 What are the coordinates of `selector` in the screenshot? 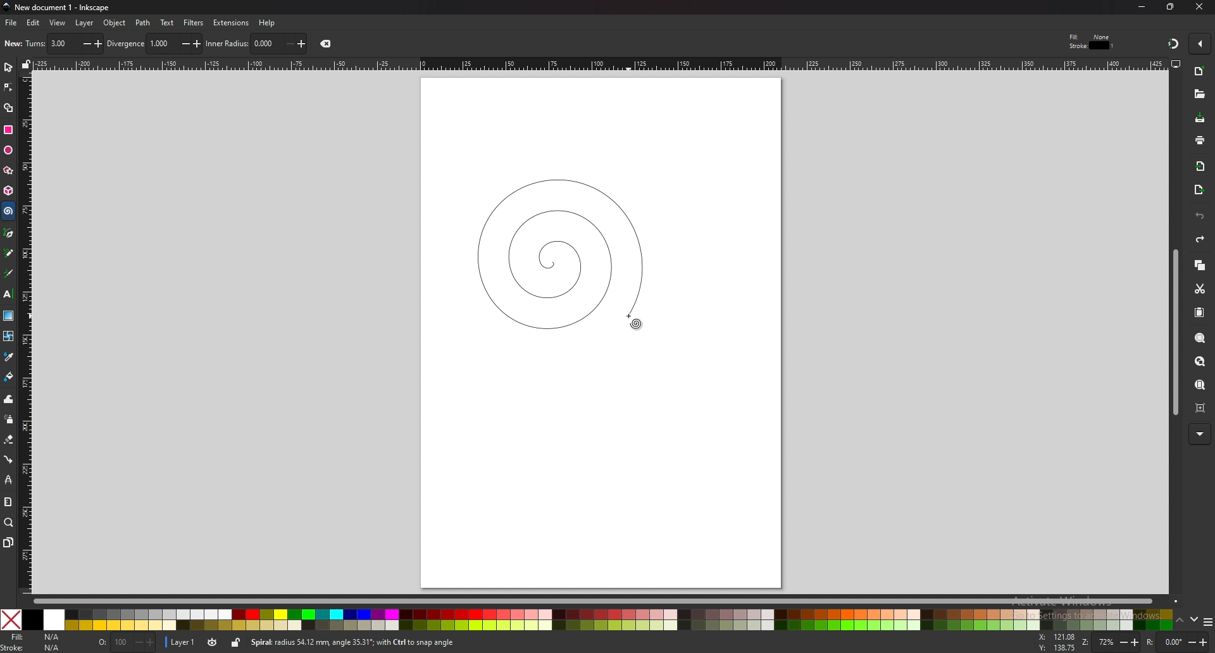 It's located at (8, 68).